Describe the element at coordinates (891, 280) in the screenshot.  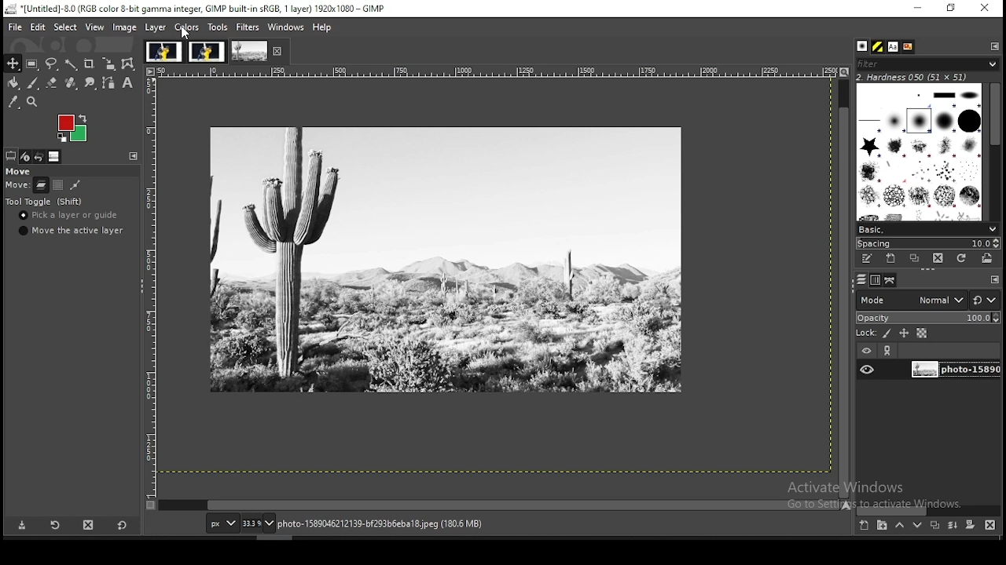
I see `paths` at that location.